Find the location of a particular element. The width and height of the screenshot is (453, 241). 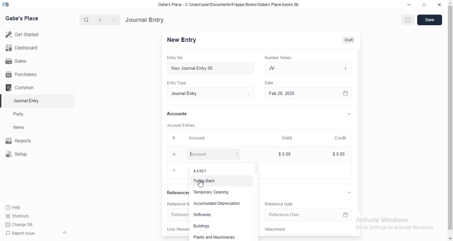

) Report Issue is located at coordinates (21, 234).